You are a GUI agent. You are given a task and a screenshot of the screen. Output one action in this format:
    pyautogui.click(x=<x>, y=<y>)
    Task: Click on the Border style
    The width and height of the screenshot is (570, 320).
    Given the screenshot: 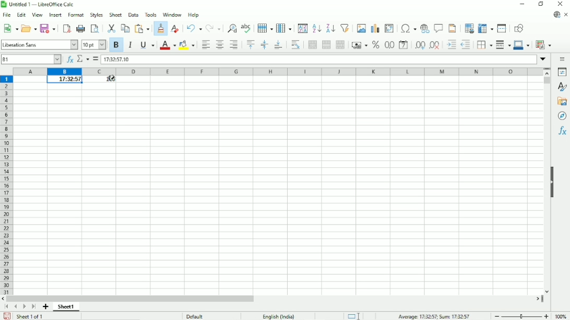 What is the action you would take?
    pyautogui.click(x=503, y=45)
    